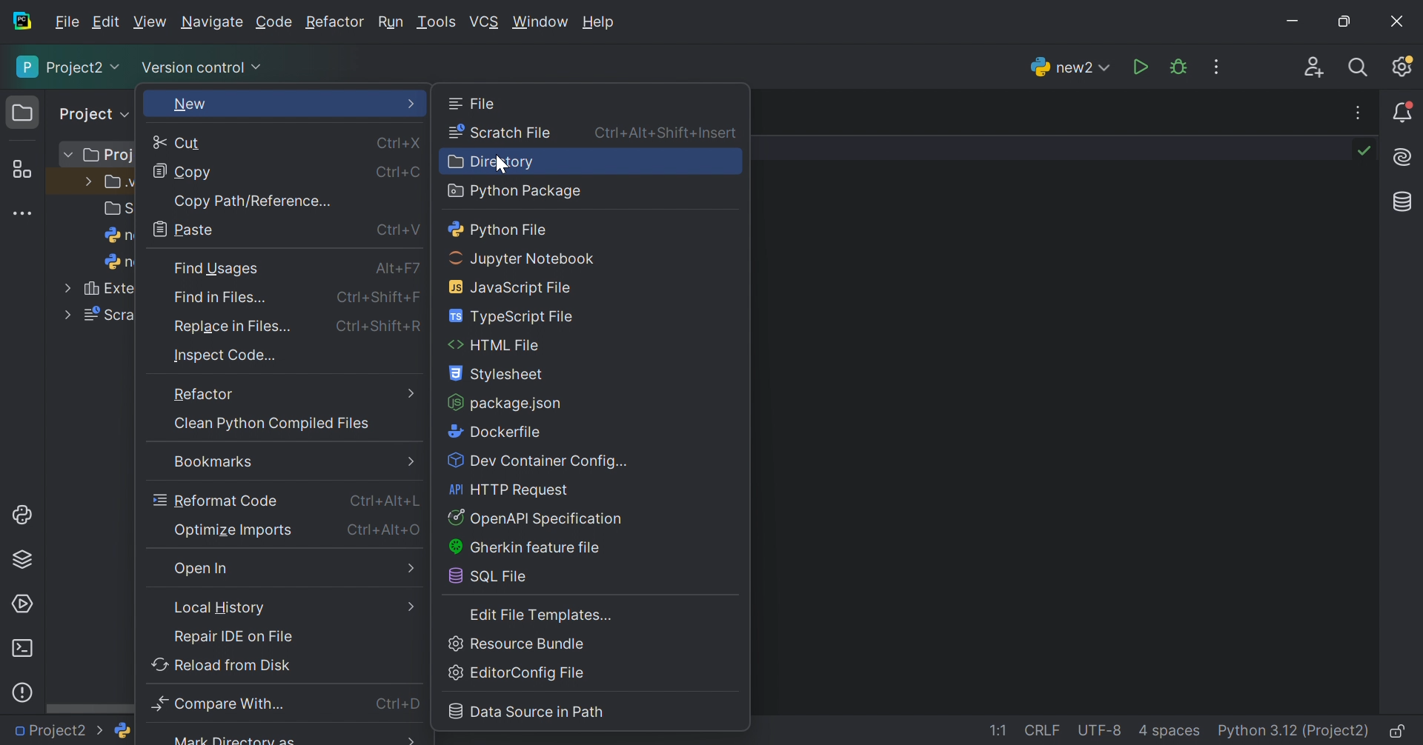  What do you see at coordinates (67, 22) in the screenshot?
I see `File` at bounding box center [67, 22].